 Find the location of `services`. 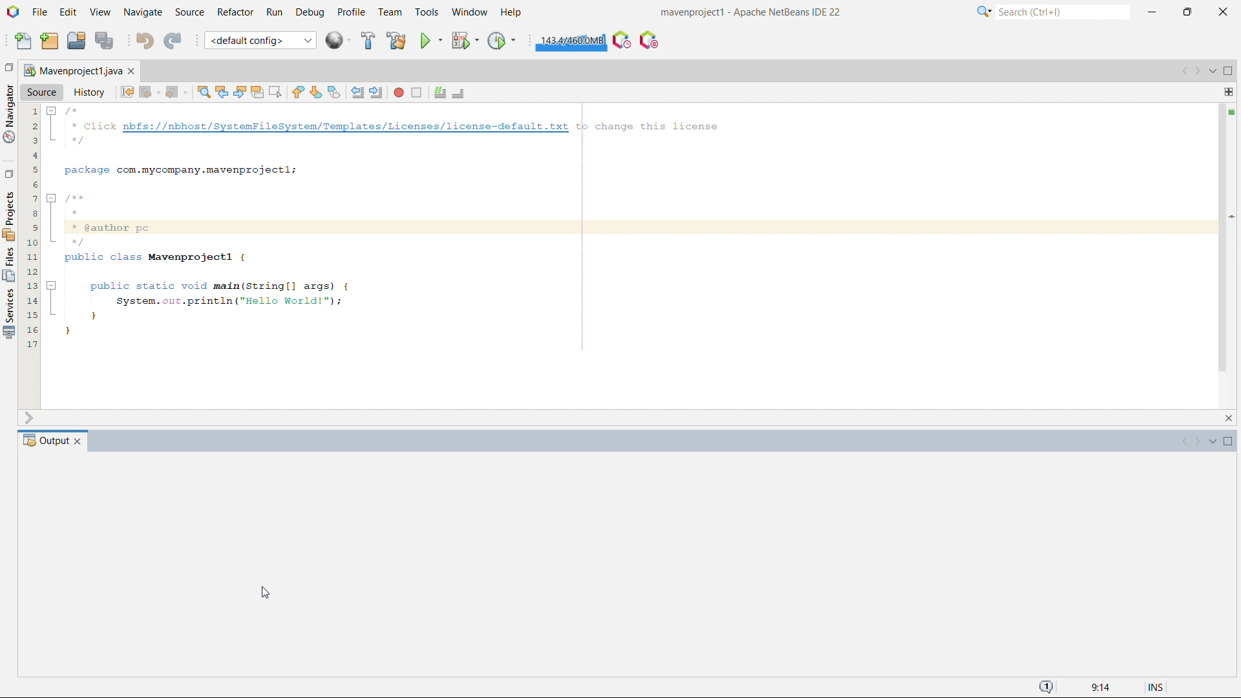

services is located at coordinates (8, 215).